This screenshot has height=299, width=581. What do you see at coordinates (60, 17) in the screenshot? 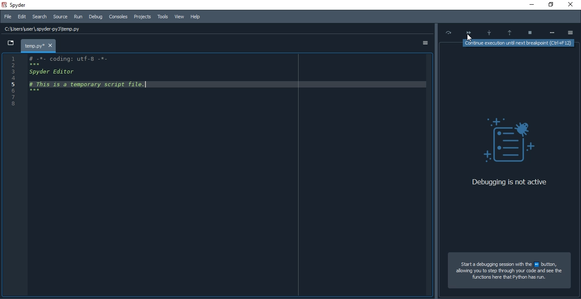
I see `Source` at bounding box center [60, 17].